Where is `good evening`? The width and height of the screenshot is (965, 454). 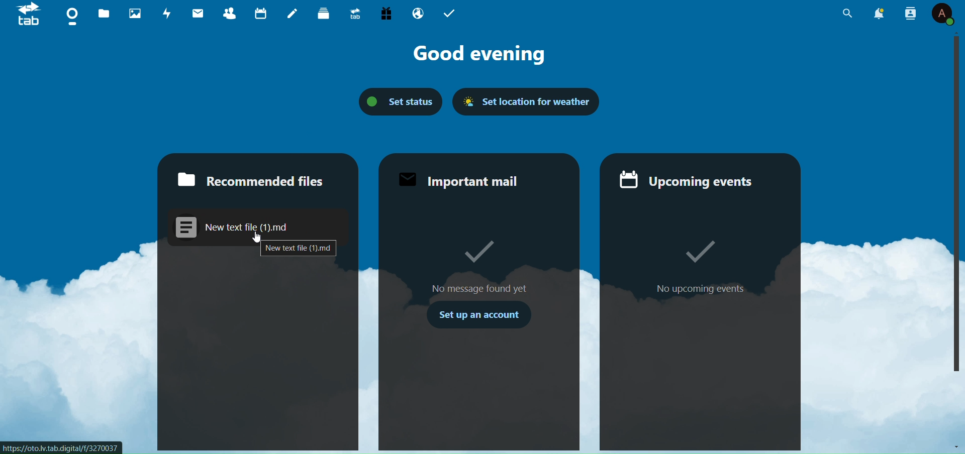
good evening is located at coordinates (486, 56).